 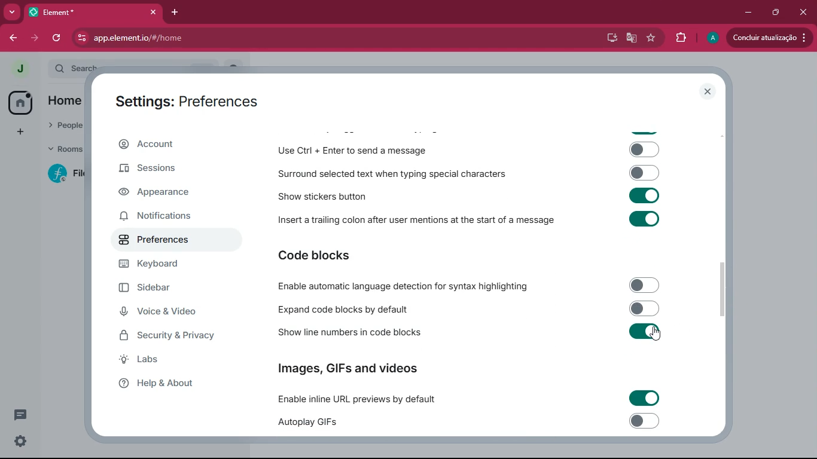 What do you see at coordinates (725, 289) in the screenshot?
I see `scroll bar ` at bounding box center [725, 289].